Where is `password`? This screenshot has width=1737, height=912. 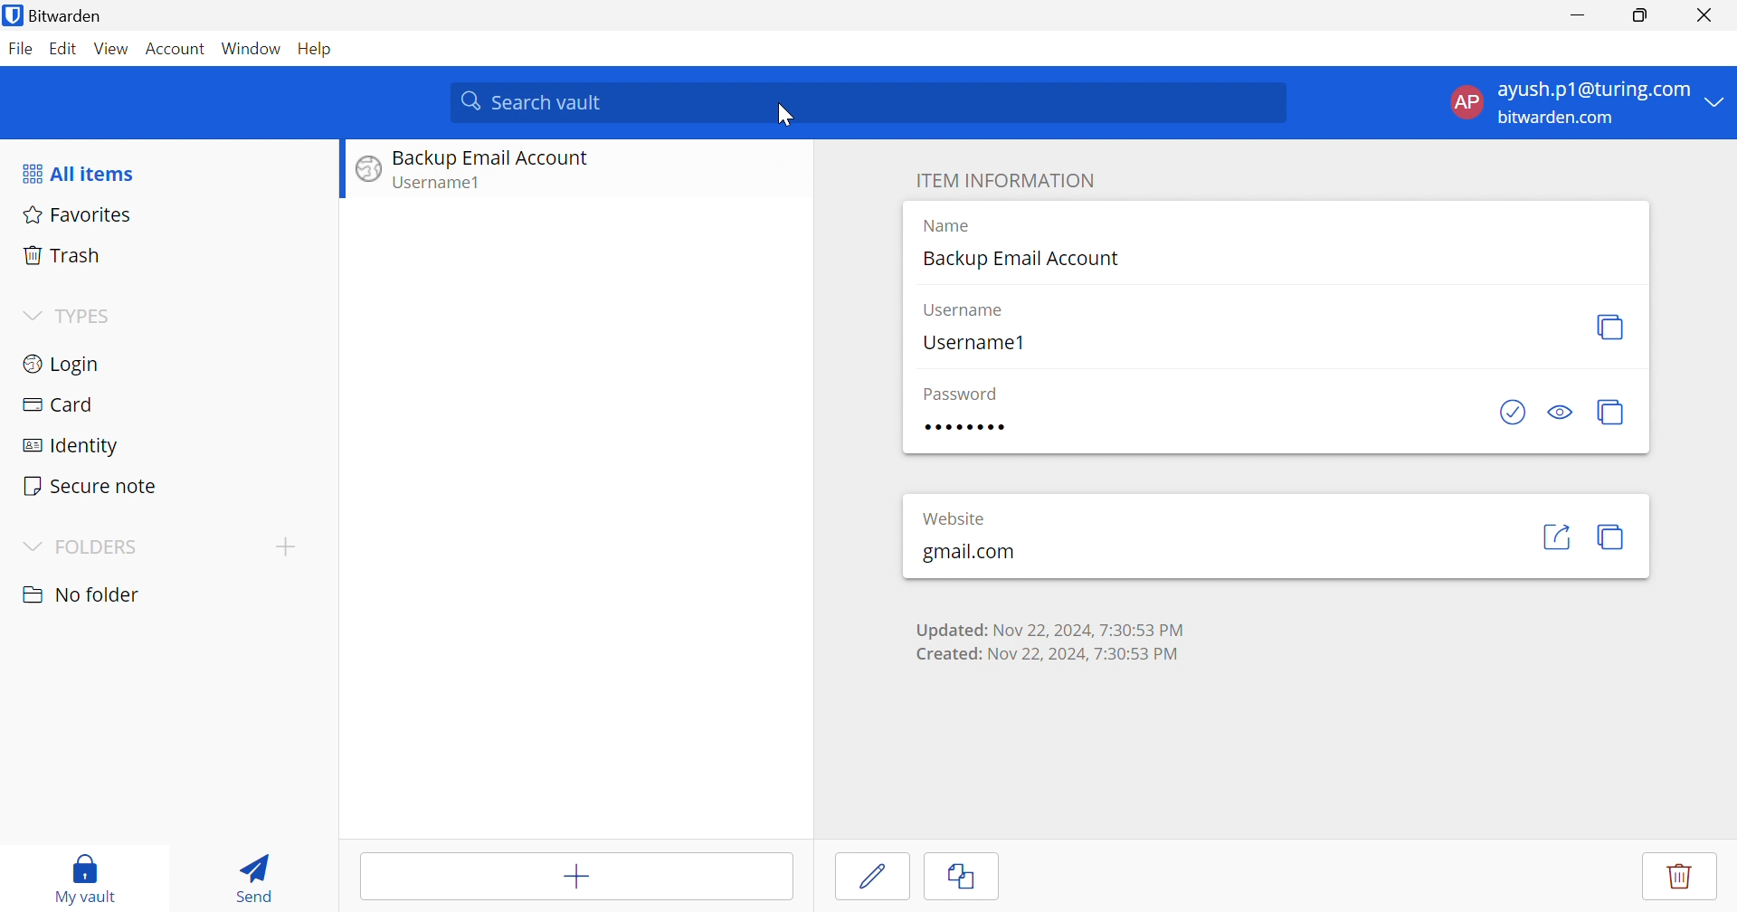 password is located at coordinates (973, 427).